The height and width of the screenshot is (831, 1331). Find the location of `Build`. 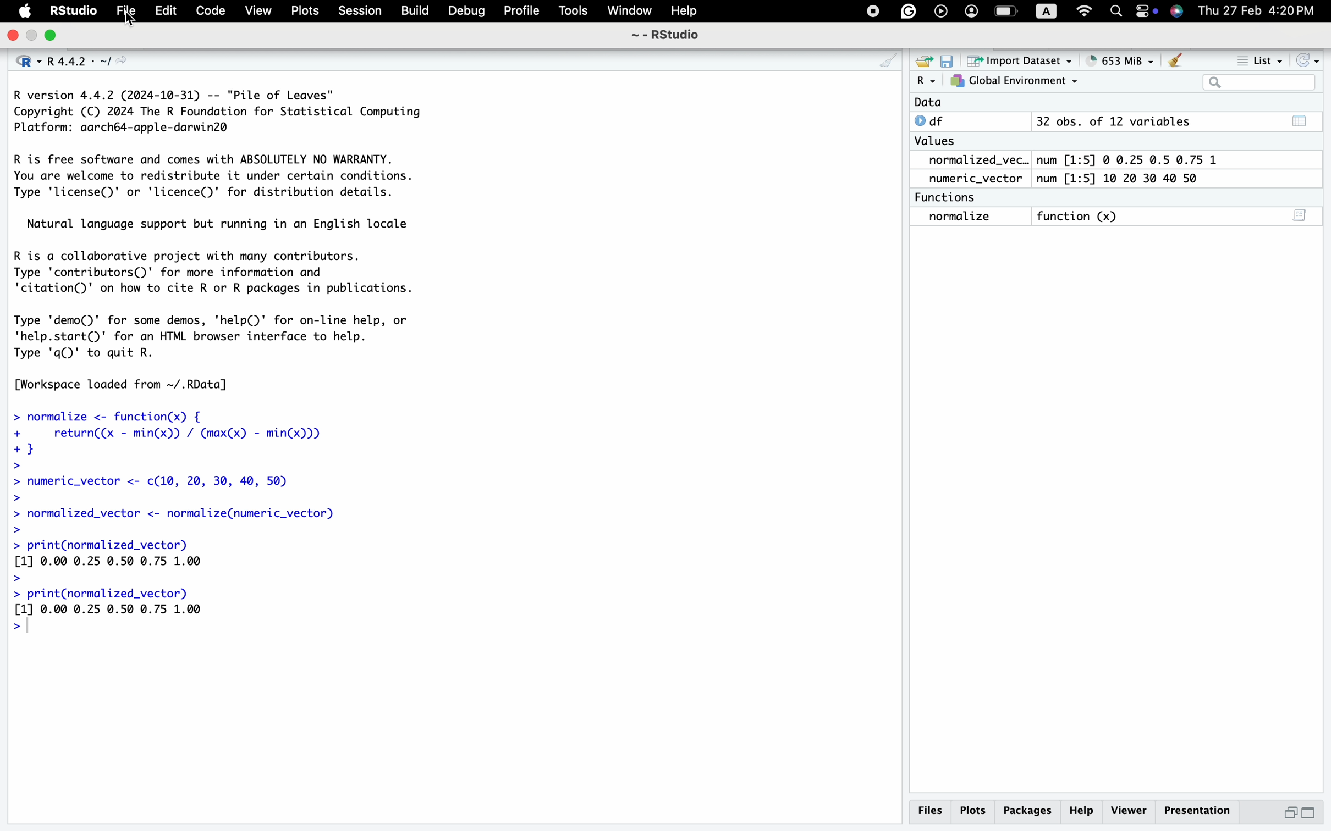

Build is located at coordinates (414, 10).